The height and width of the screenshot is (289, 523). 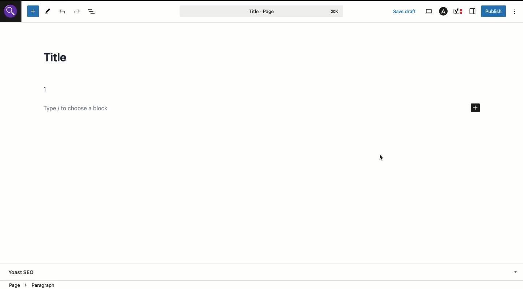 I want to click on Title, so click(x=62, y=59).